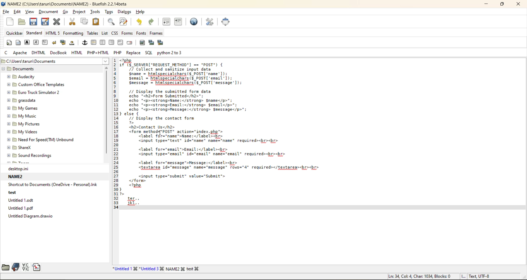 This screenshot has width=527, height=280. I want to click on new, so click(11, 21).